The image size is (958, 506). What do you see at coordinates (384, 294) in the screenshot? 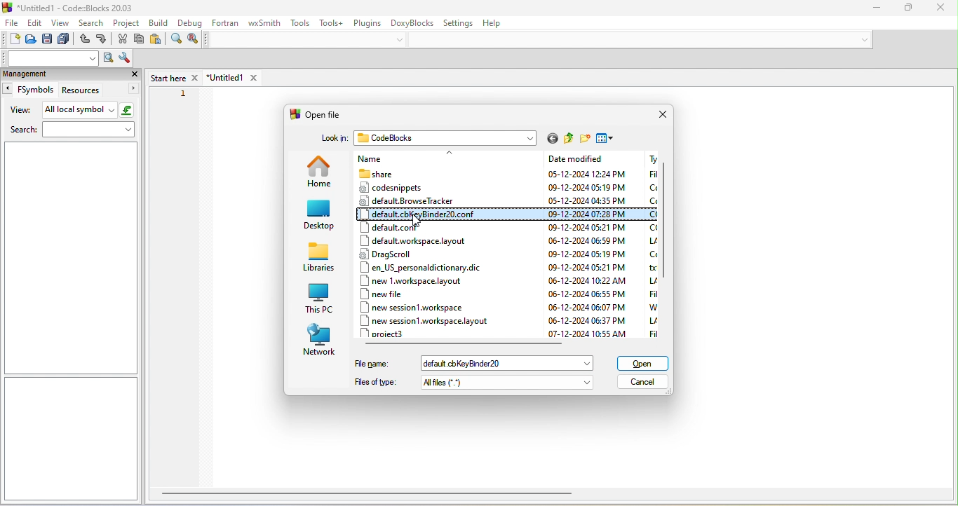
I see `new file` at bounding box center [384, 294].